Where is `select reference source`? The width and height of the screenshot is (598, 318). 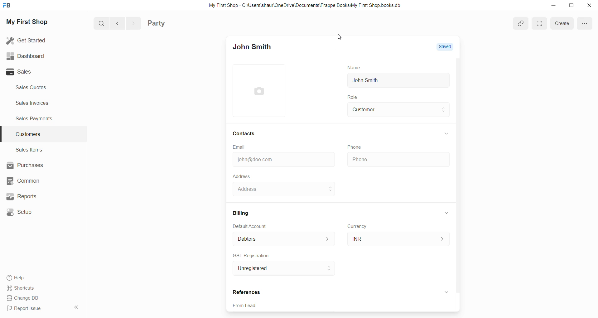 select reference source is located at coordinates (343, 306).